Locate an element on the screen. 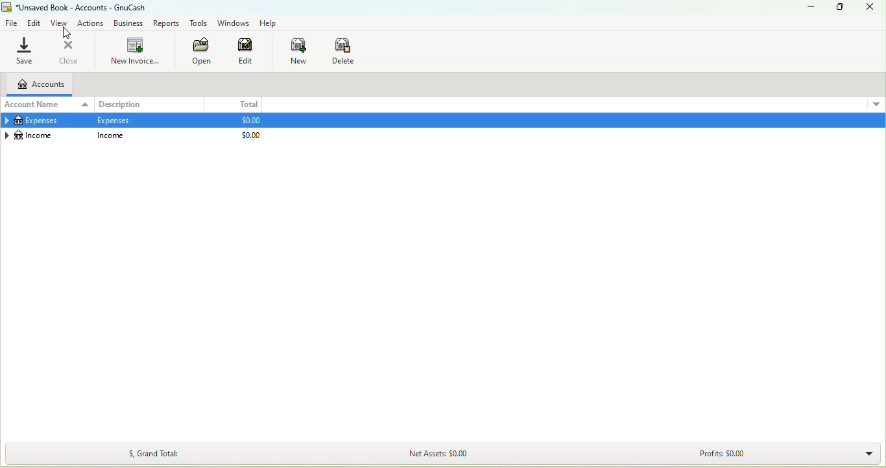  Summary bar is located at coordinates (864, 455).